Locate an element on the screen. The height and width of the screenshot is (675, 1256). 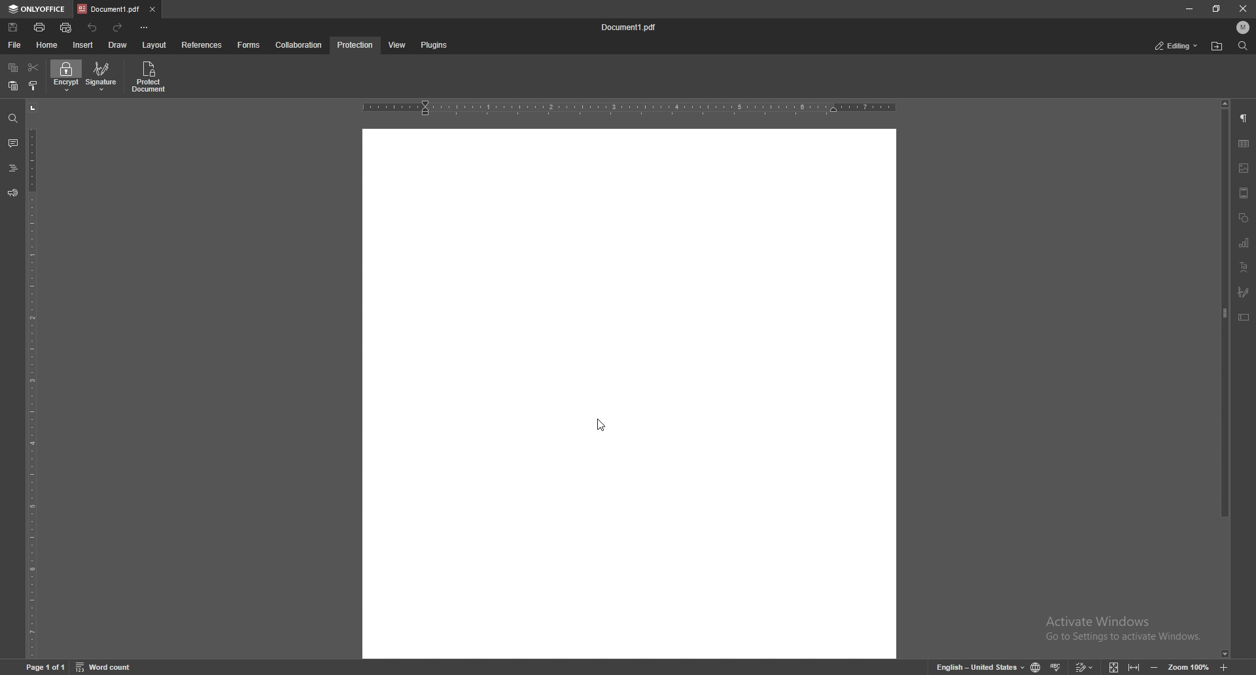
home is located at coordinates (46, 45).